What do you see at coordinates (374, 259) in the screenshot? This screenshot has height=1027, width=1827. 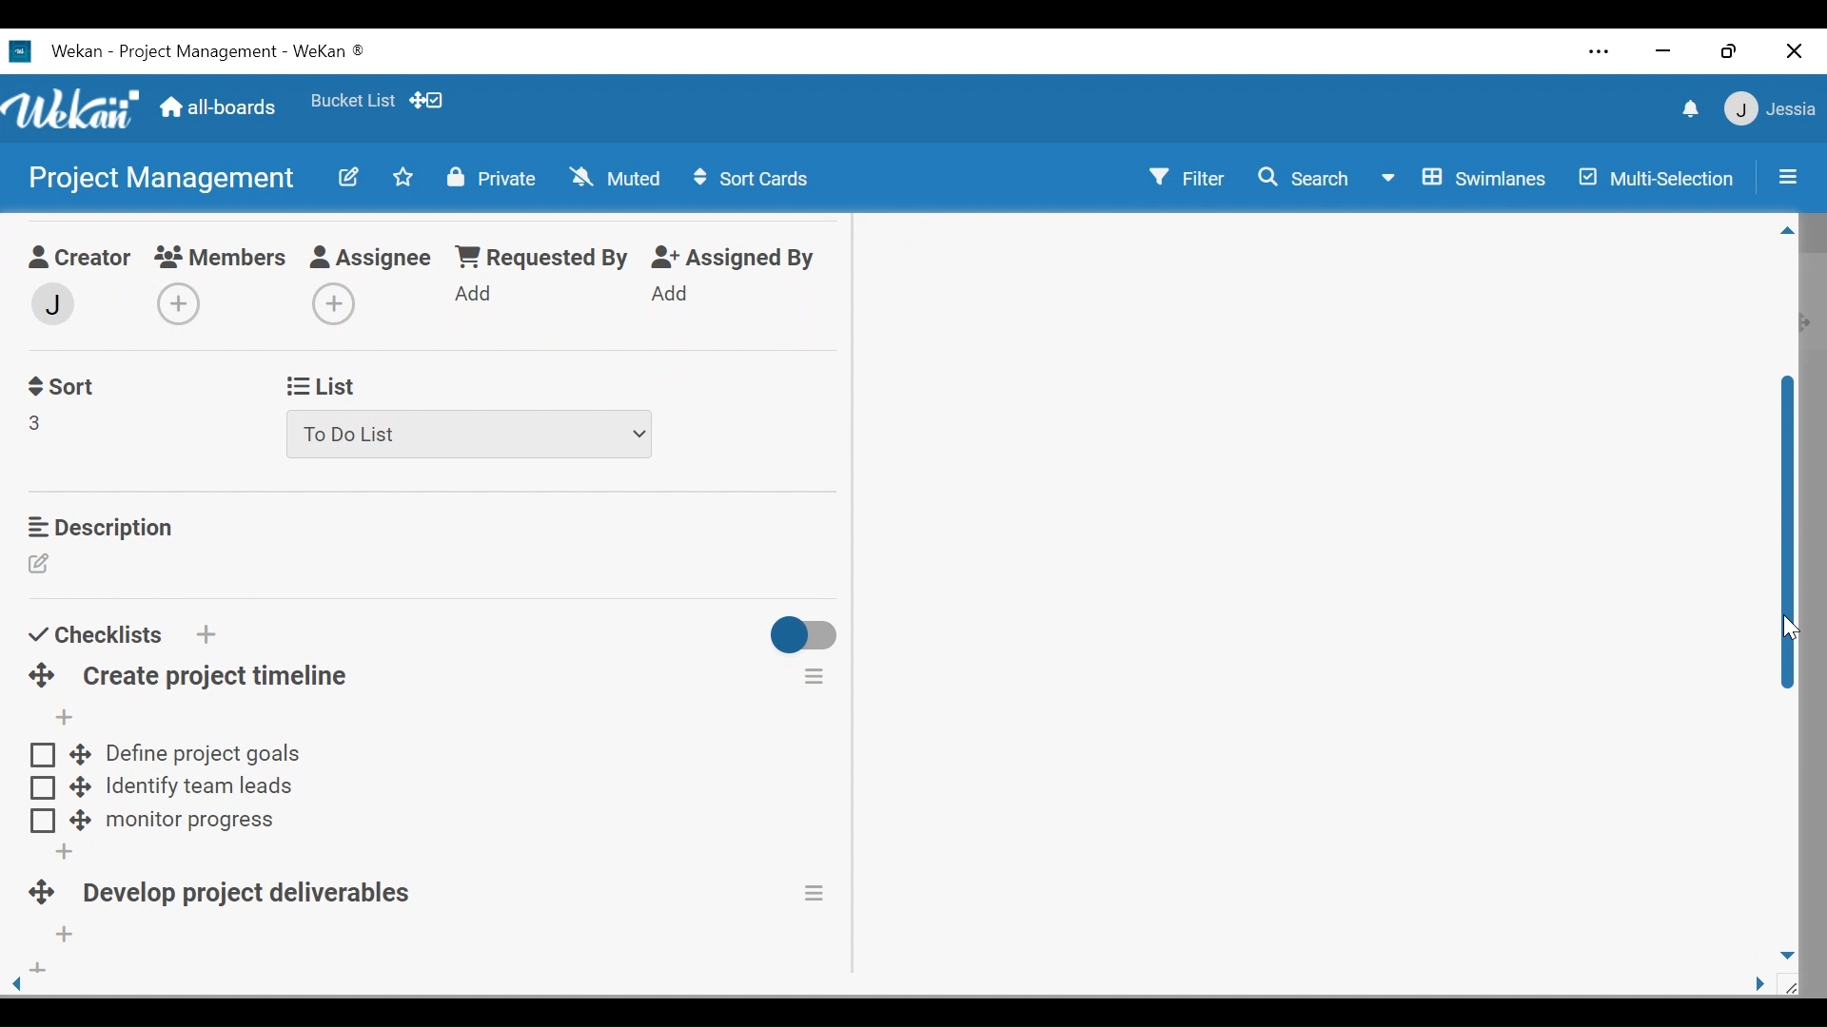 I see `Assignee` at bounding box center [374, 259].